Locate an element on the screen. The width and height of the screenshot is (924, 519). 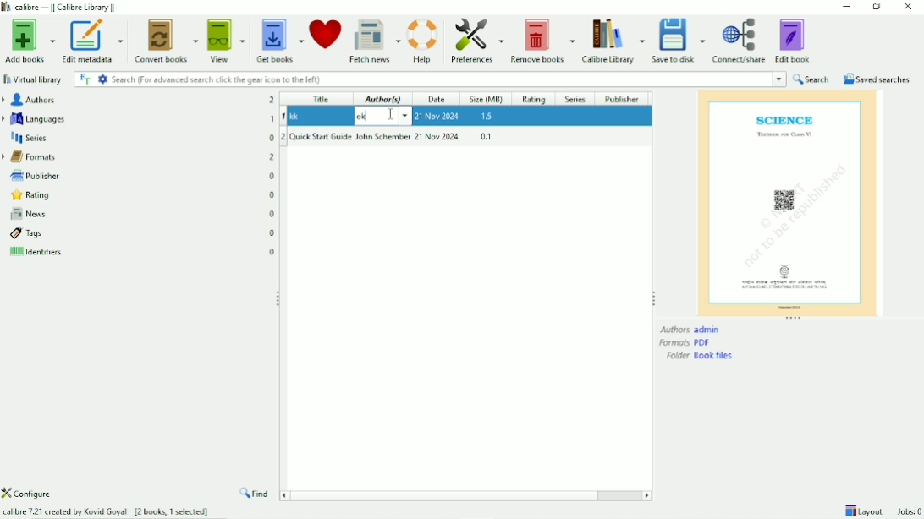
Help is located at coordinates (423, 41).